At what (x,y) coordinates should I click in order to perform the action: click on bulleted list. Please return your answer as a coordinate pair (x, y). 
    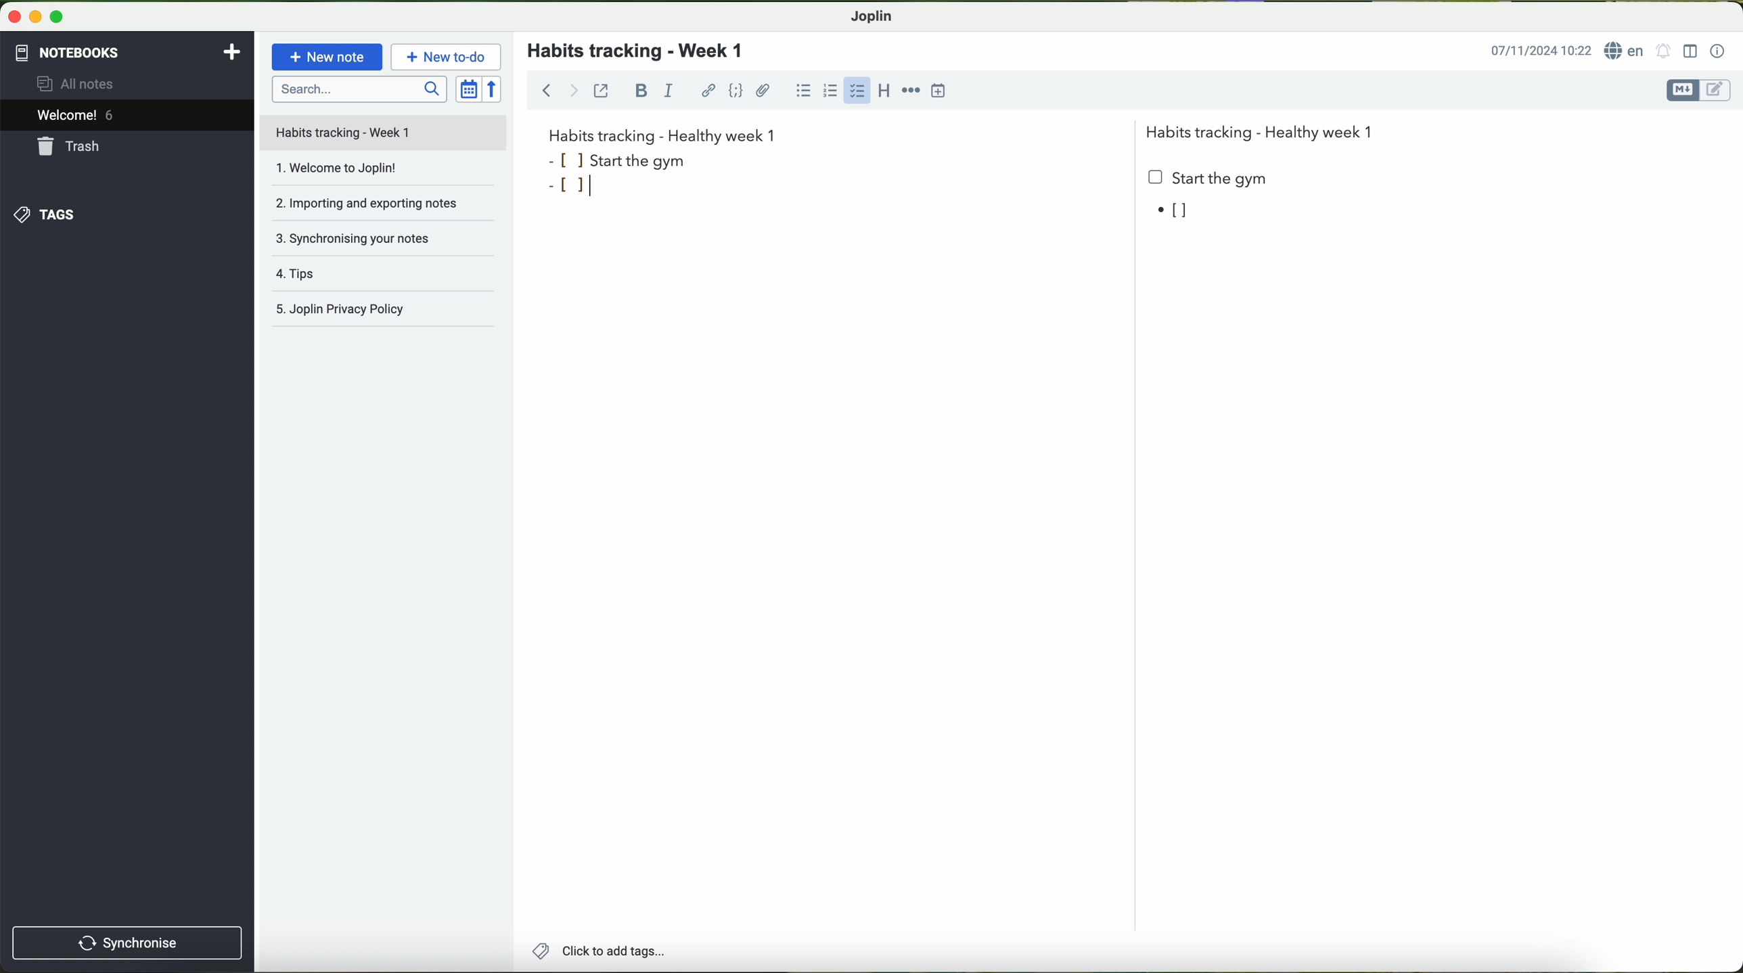
    Looking at the image, I should click on (803, 90).